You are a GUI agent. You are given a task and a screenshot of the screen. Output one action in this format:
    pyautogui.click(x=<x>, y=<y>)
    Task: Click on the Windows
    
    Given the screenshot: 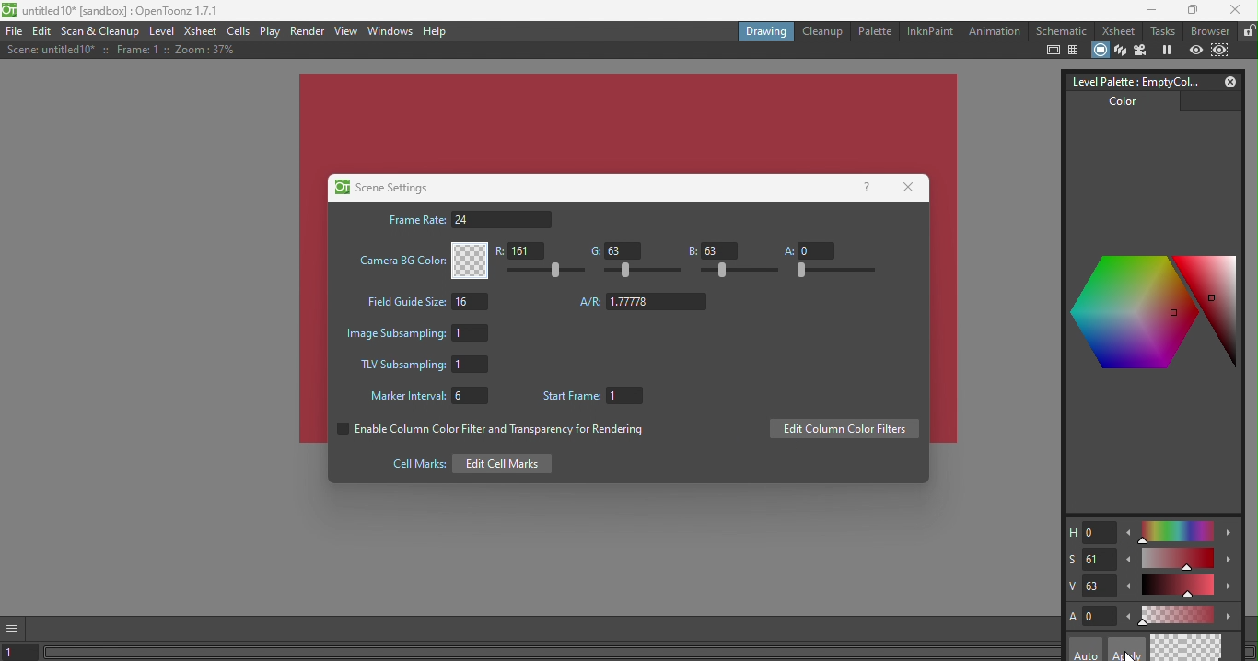 What is the action you would take?
    pyautogui.click(x=389, y=31)
    